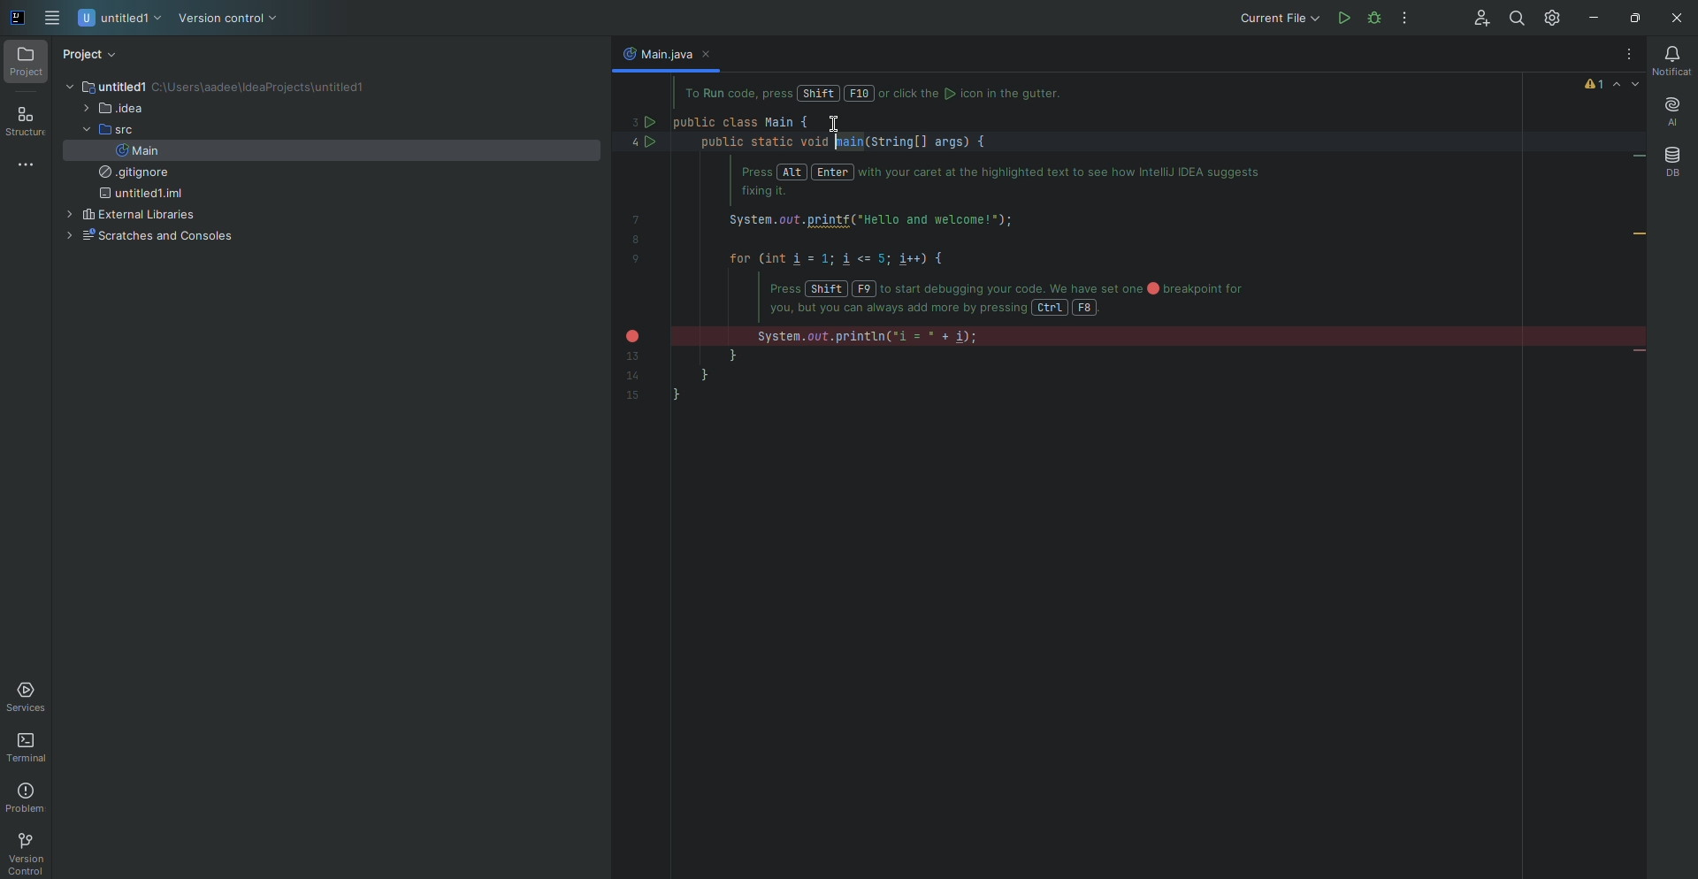 Image resolution: width=1698 pixels, height=879 pixels. What do you see at coordinates (640, 255) in the screenshot?
I see `line number and icons` at bounding box center [640, 255].